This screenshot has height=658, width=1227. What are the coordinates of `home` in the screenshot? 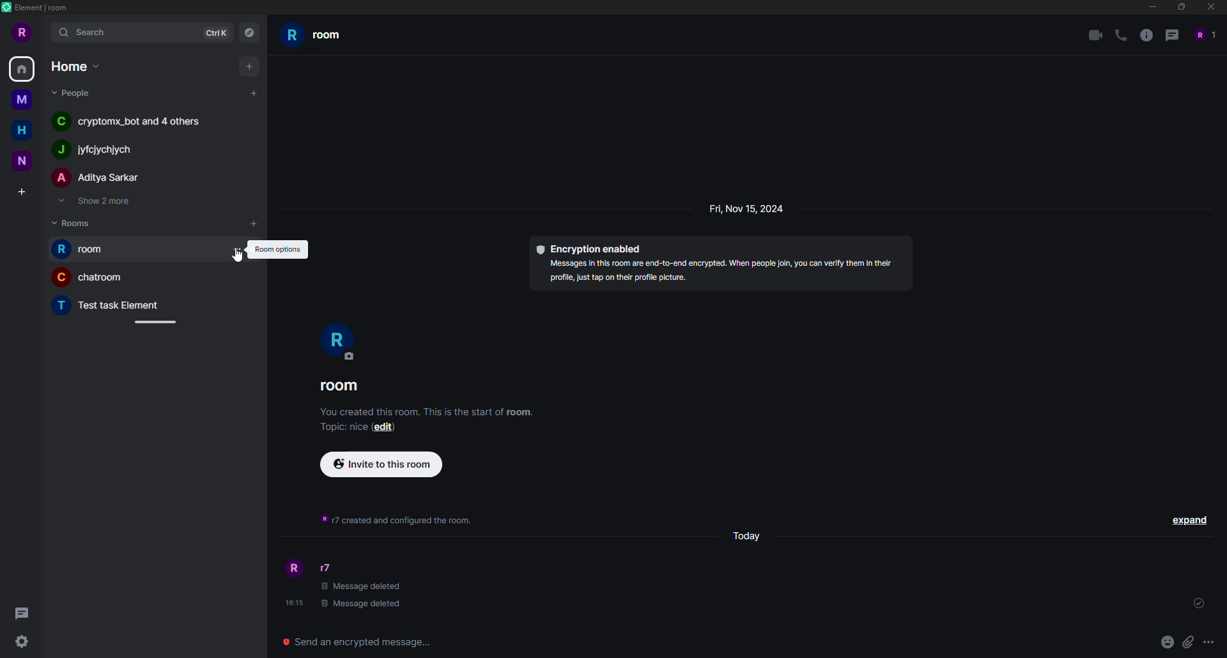 It's located at (24, 70).